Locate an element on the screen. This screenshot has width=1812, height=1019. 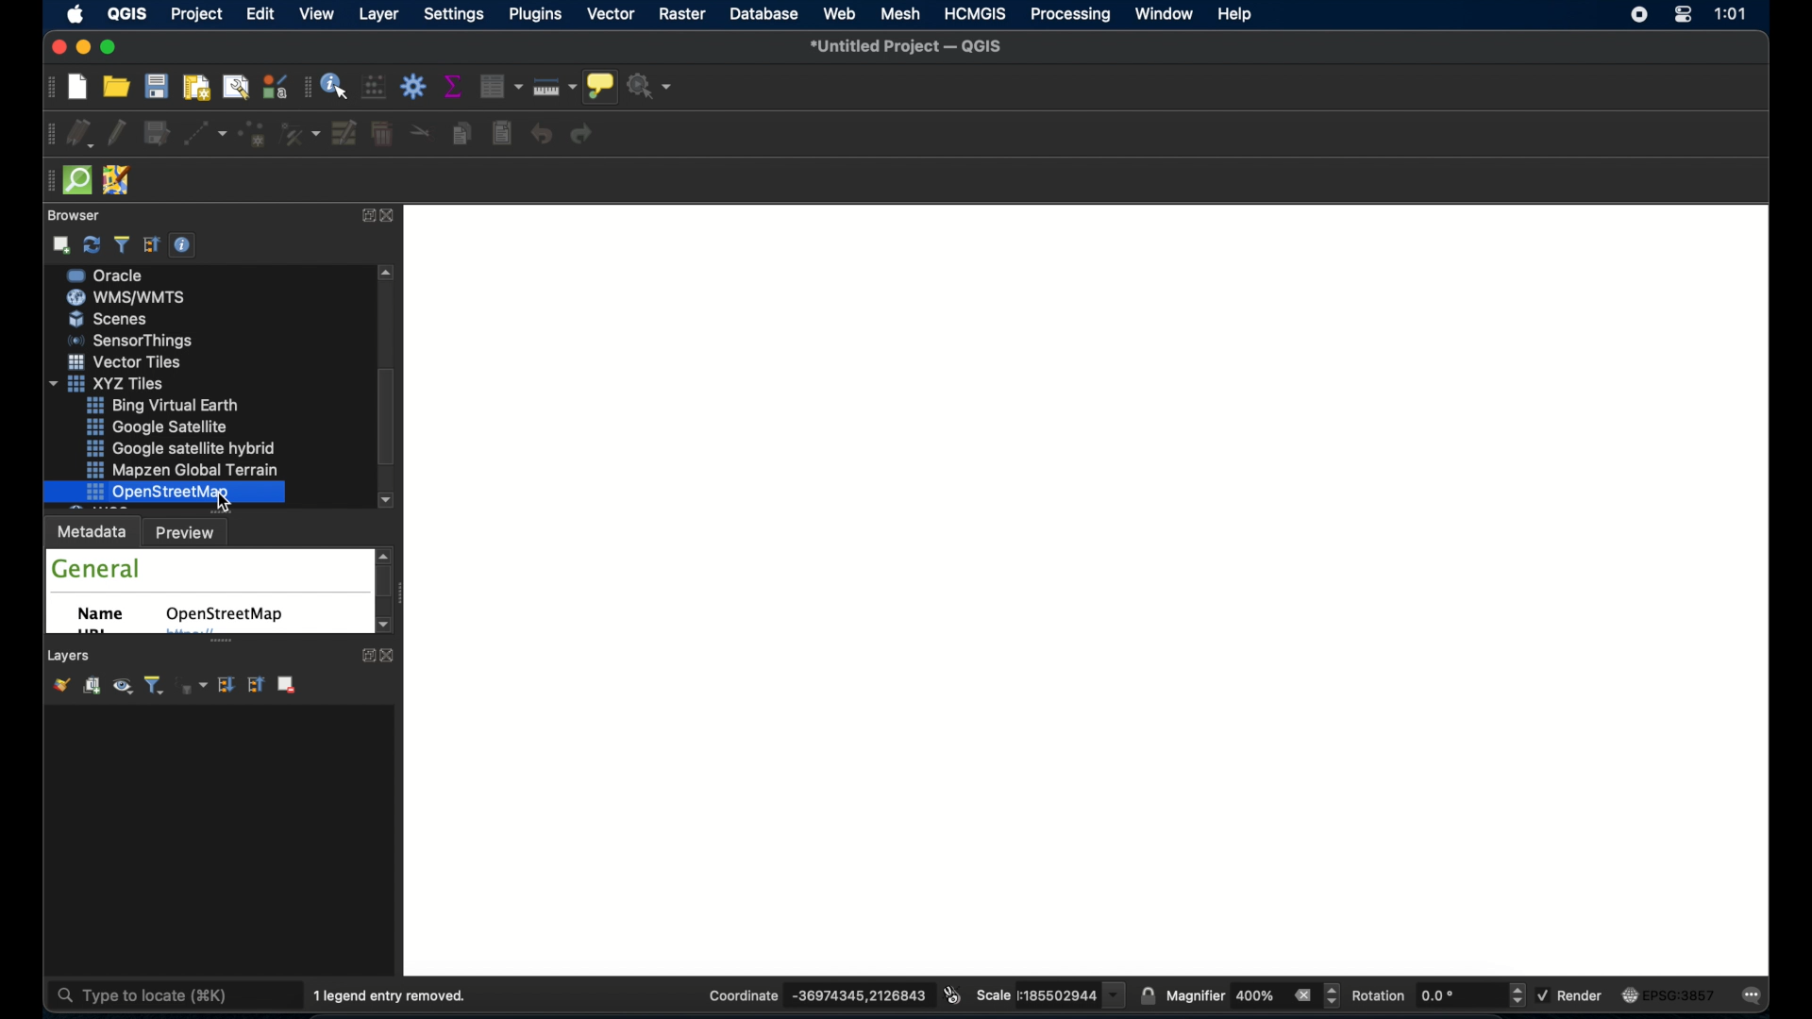
layers is located at coordinates (71, 656).